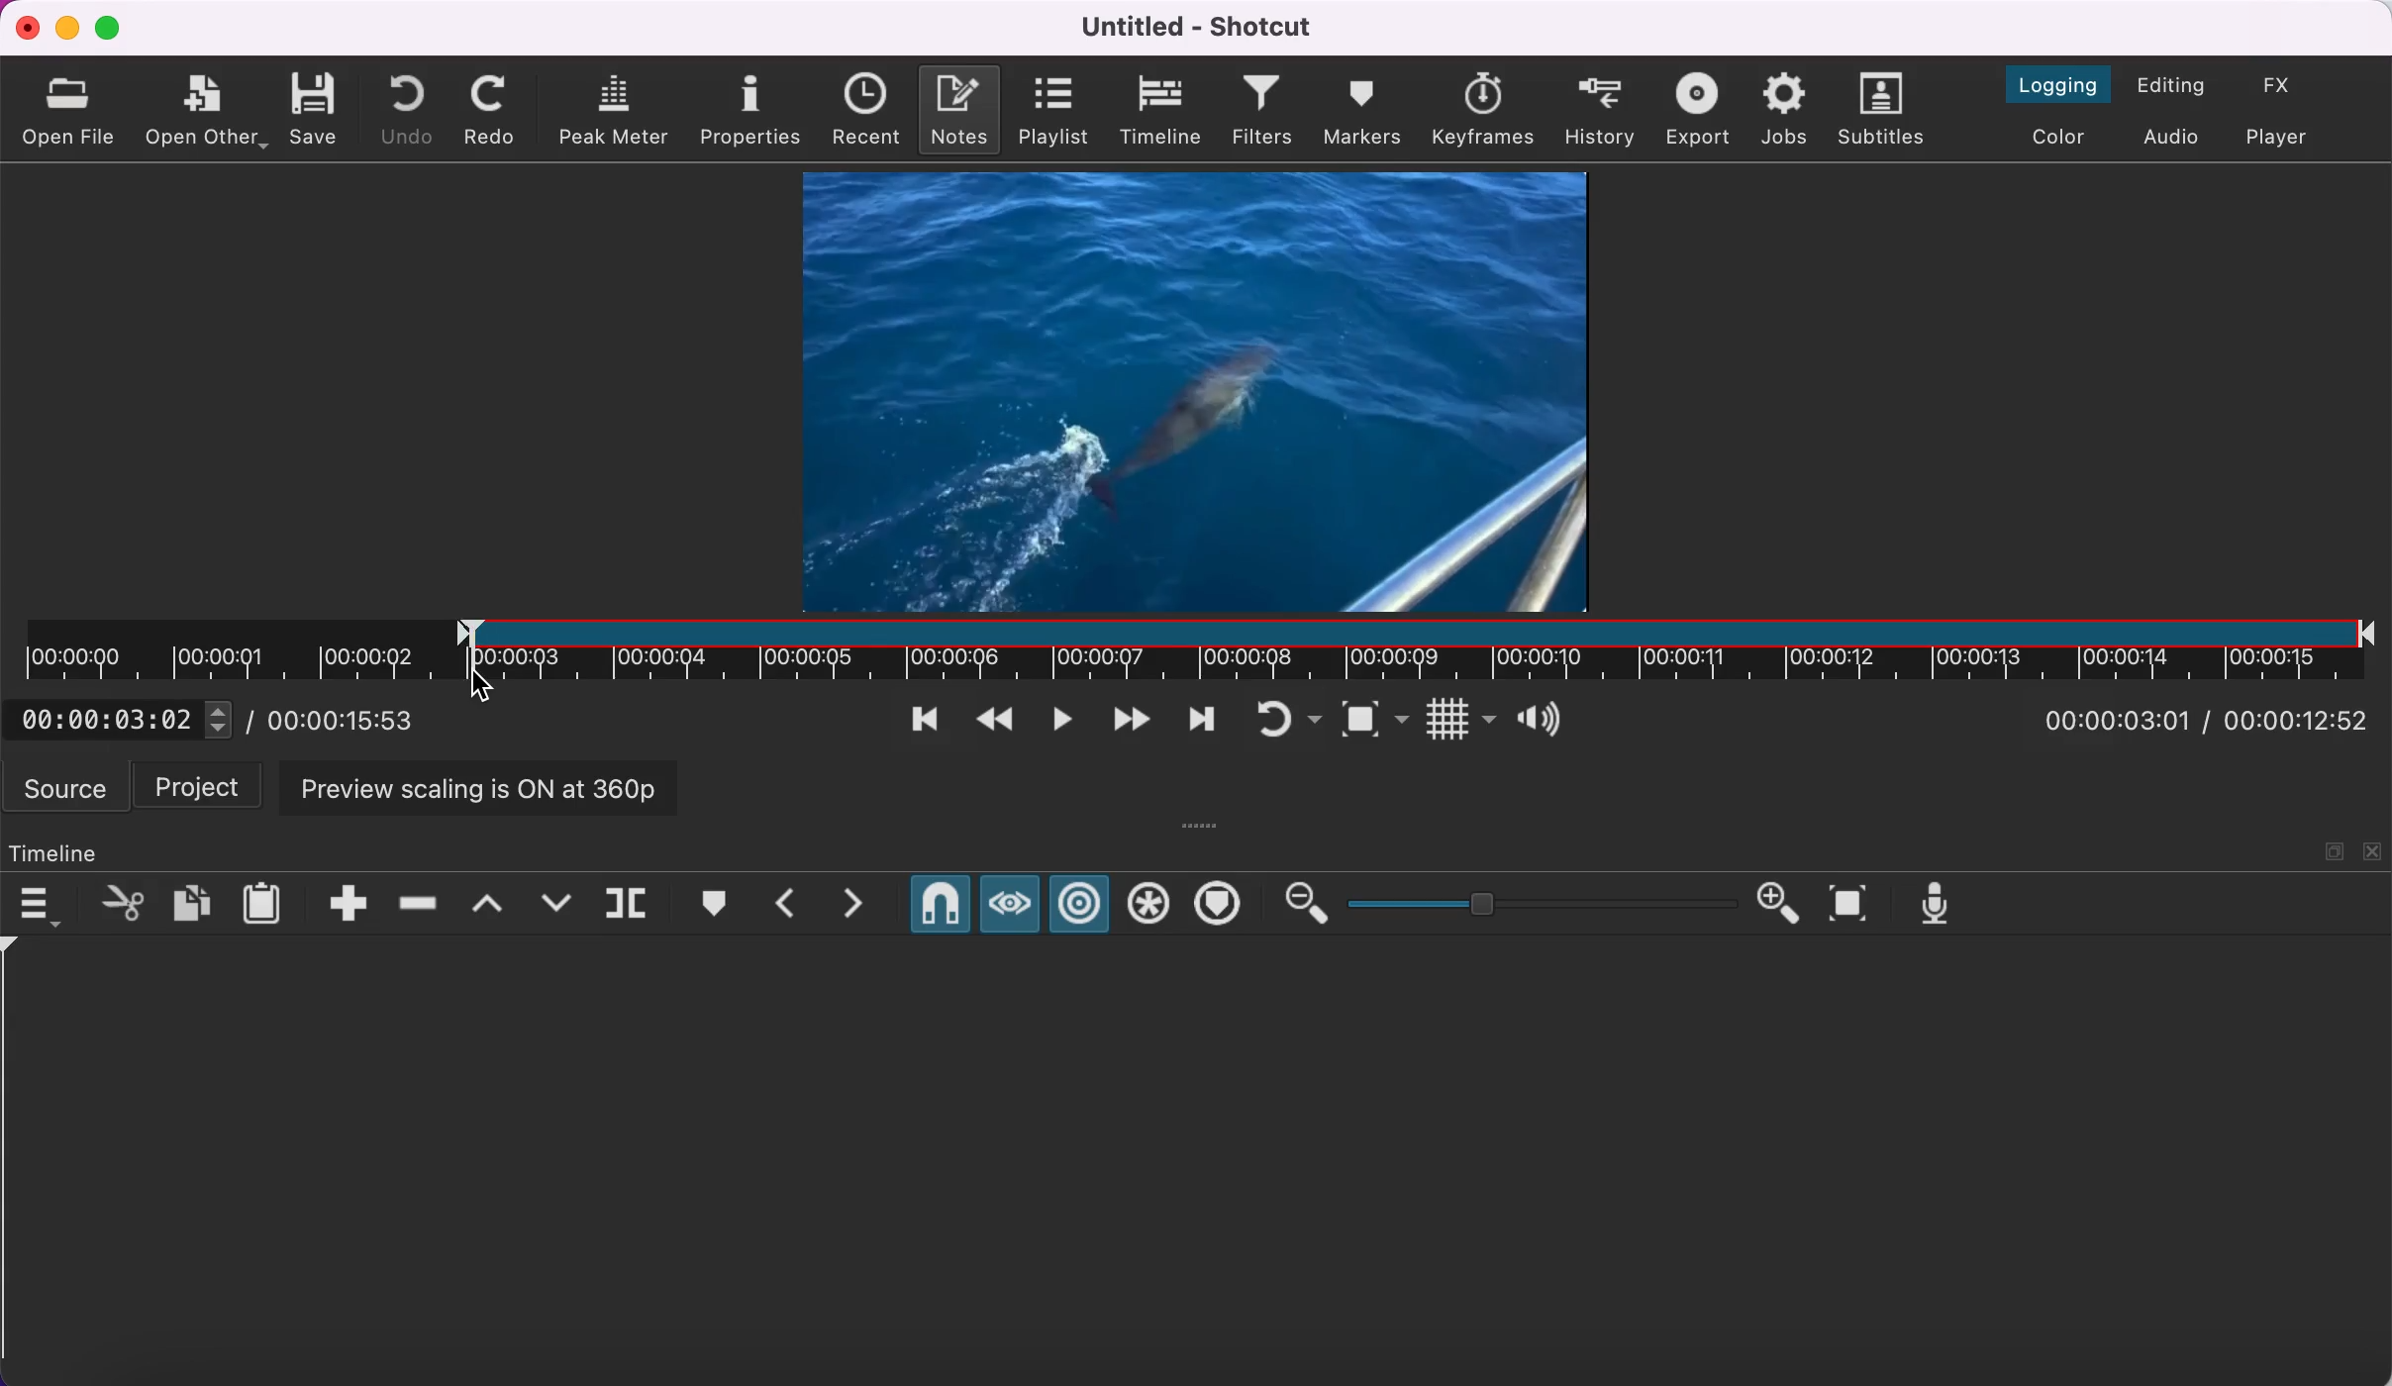 The width and height of the screenshot is (2392, 1386). I want to click on zoom timeline to fit, so click(1855, 904).